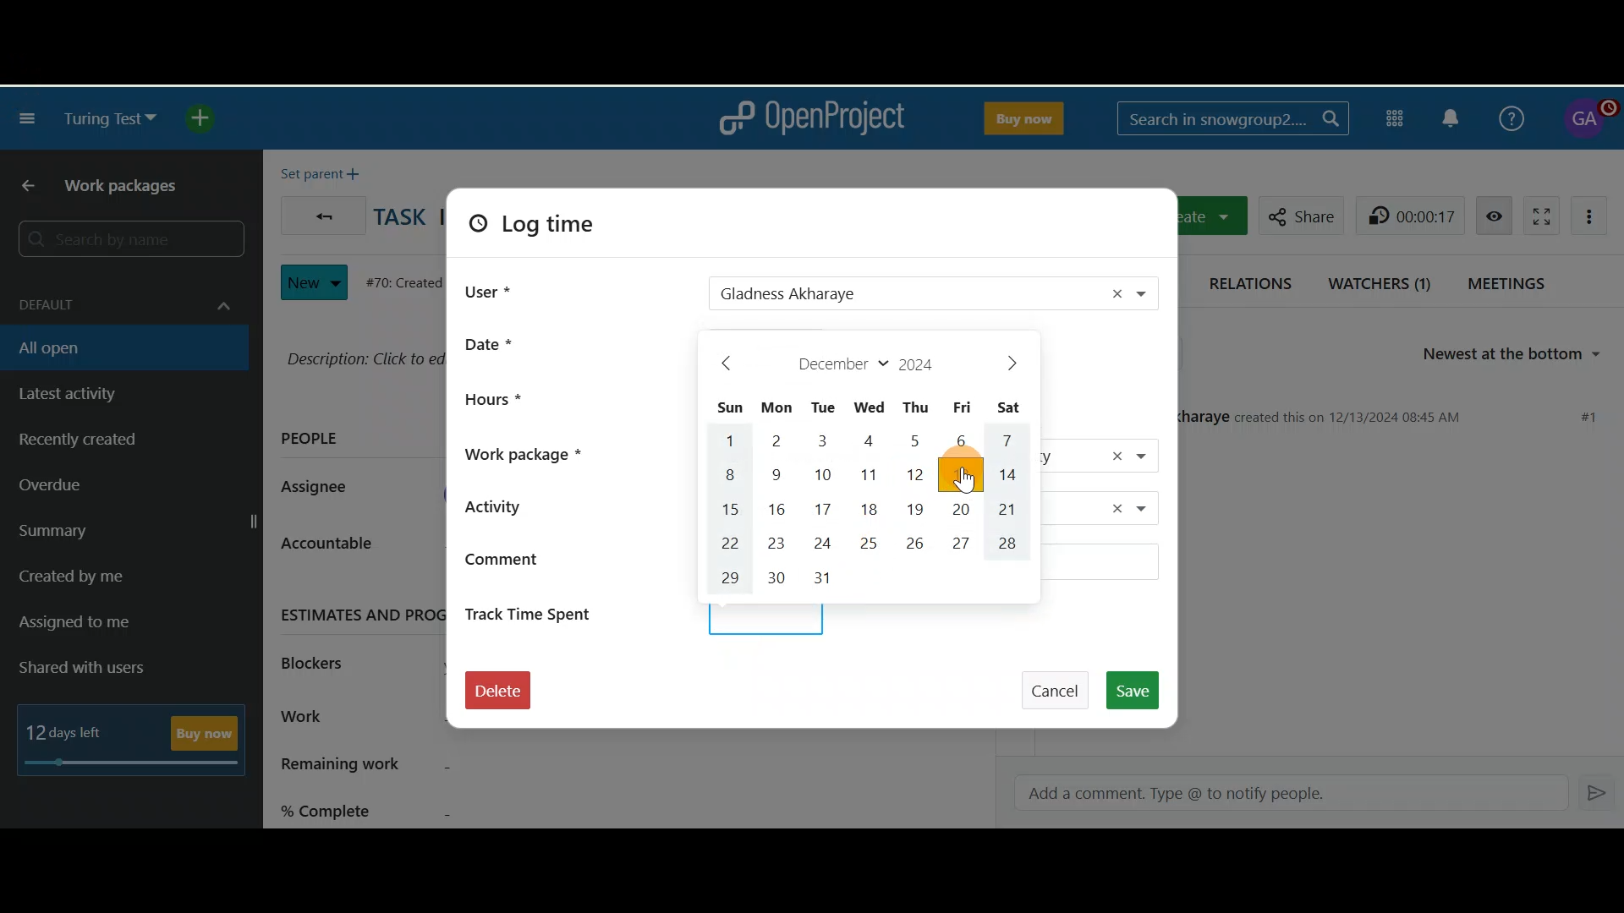 Image resolution: width=1624 pixels, height=913 pixels. What do you see at coordinates (112, 347) in the screenshot?
I see `All open` at bounding box center [112, 347].